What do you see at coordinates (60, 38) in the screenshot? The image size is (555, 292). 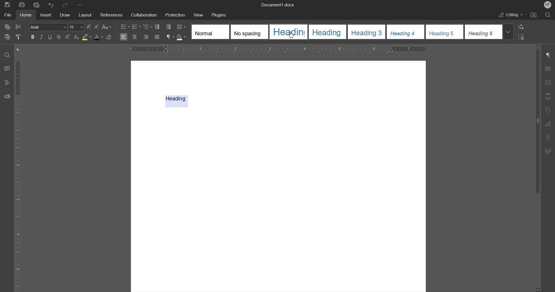 I see `Strikethrough` at bounding box center [60, 38].